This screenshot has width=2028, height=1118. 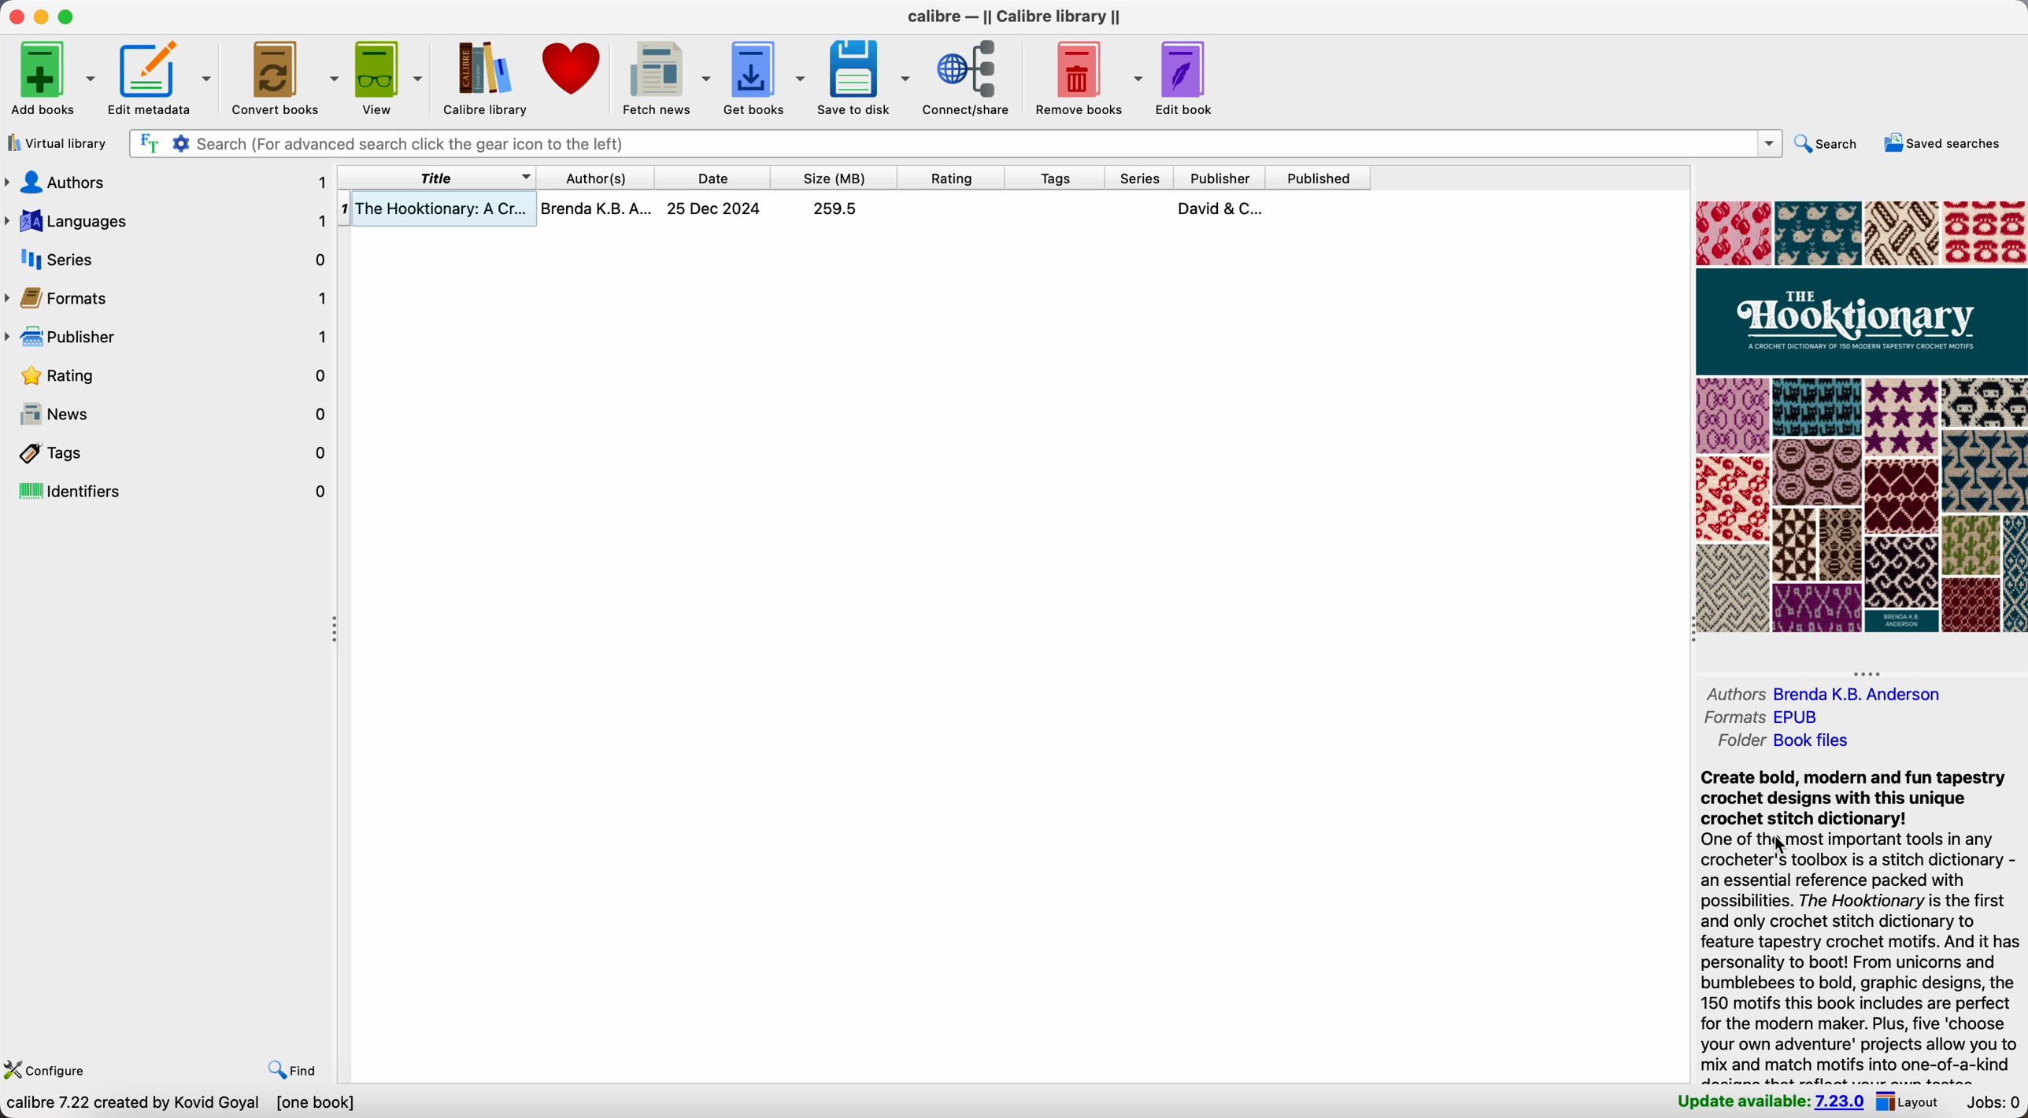 What do you see at coordinates (13, 18) in the screenshot?
I see `close` at bounding box center [13, 18].